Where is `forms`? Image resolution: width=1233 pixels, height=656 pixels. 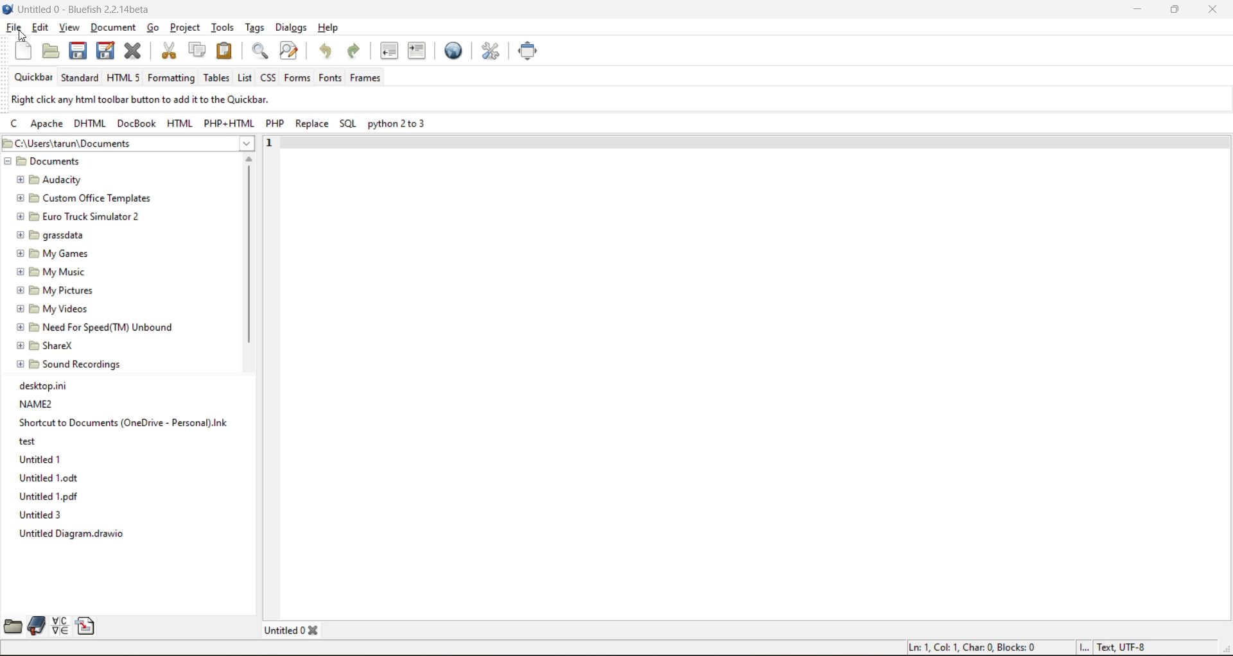
forms is located at coordinates (299, 78).